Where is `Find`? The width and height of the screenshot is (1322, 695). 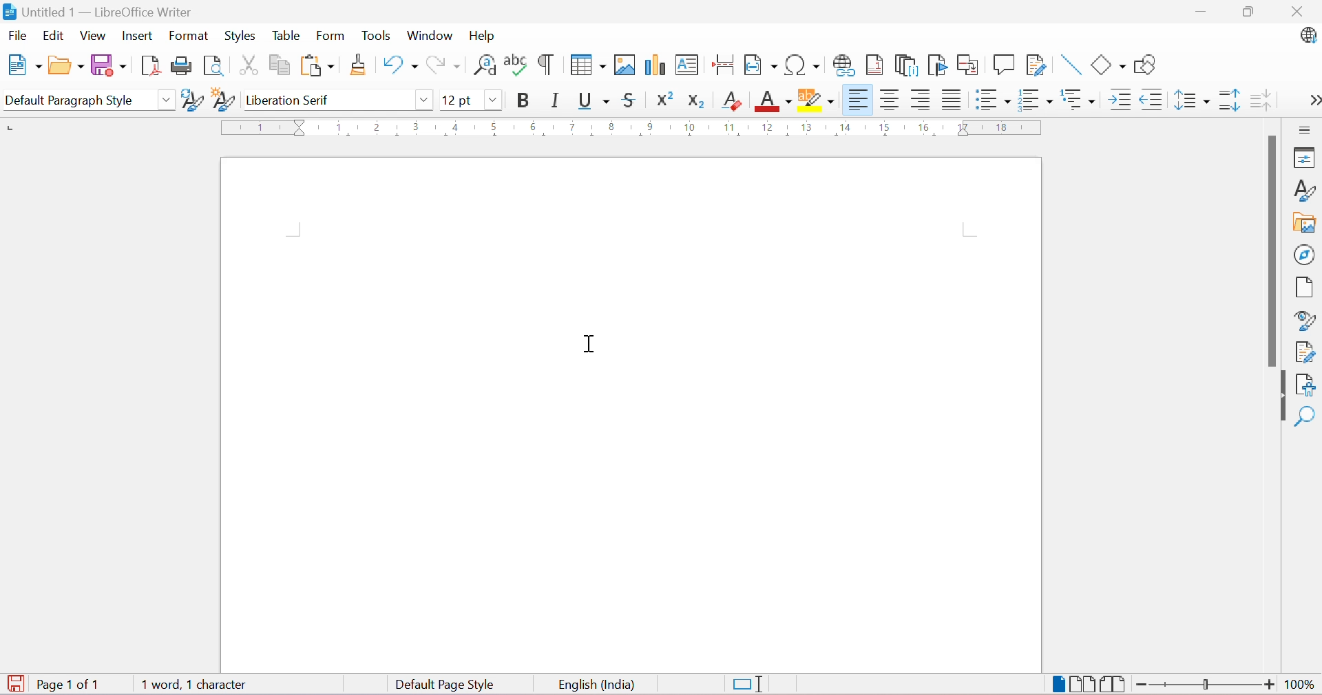 Find is located at coordinates (1305, 415).